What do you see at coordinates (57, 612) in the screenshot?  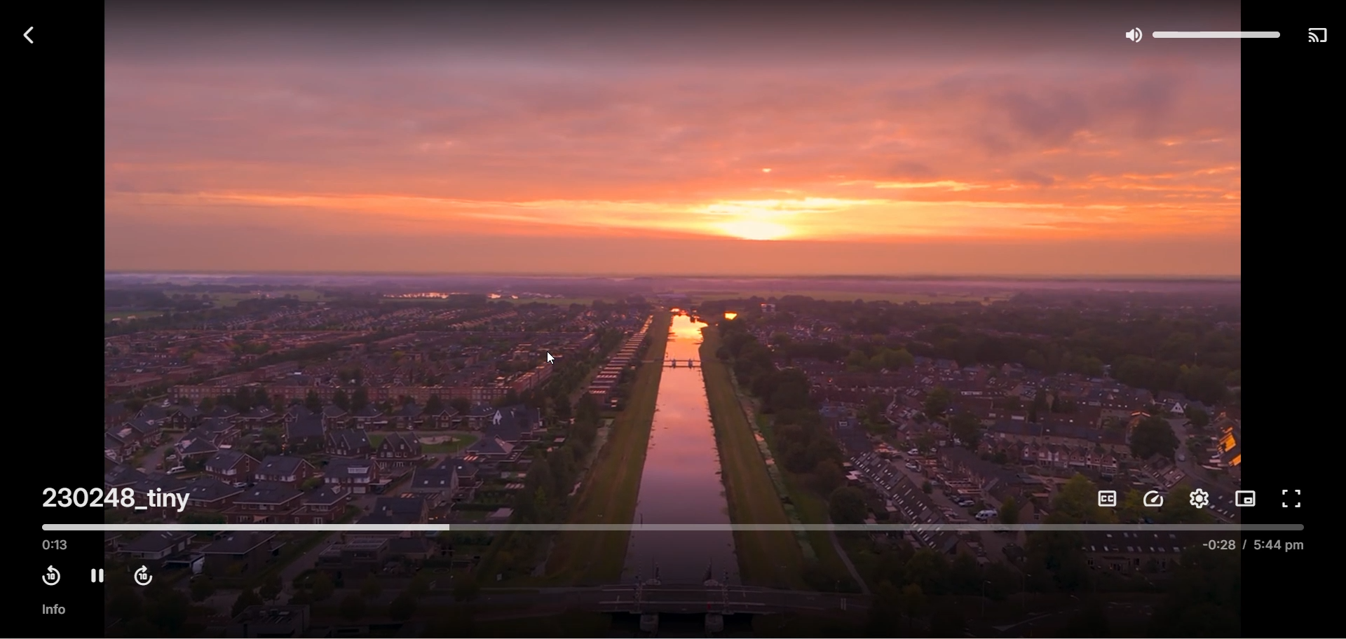 I see `info` at bounding box center [57, 612].